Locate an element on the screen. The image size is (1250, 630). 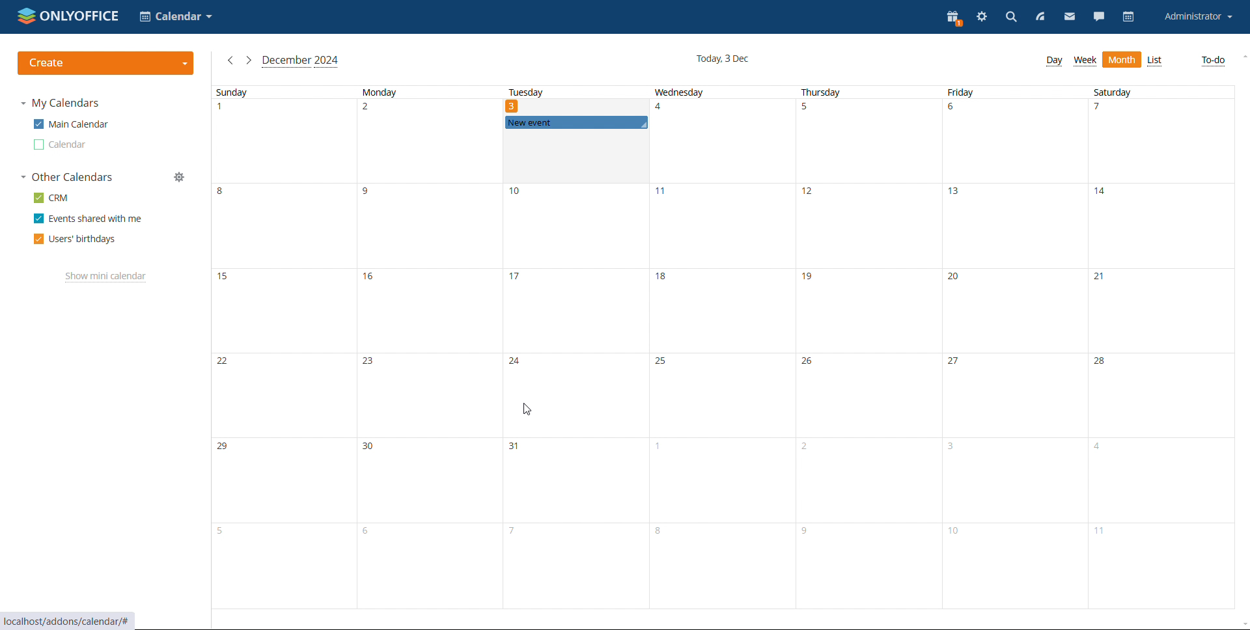
date is located at coordinates (1163, 480).